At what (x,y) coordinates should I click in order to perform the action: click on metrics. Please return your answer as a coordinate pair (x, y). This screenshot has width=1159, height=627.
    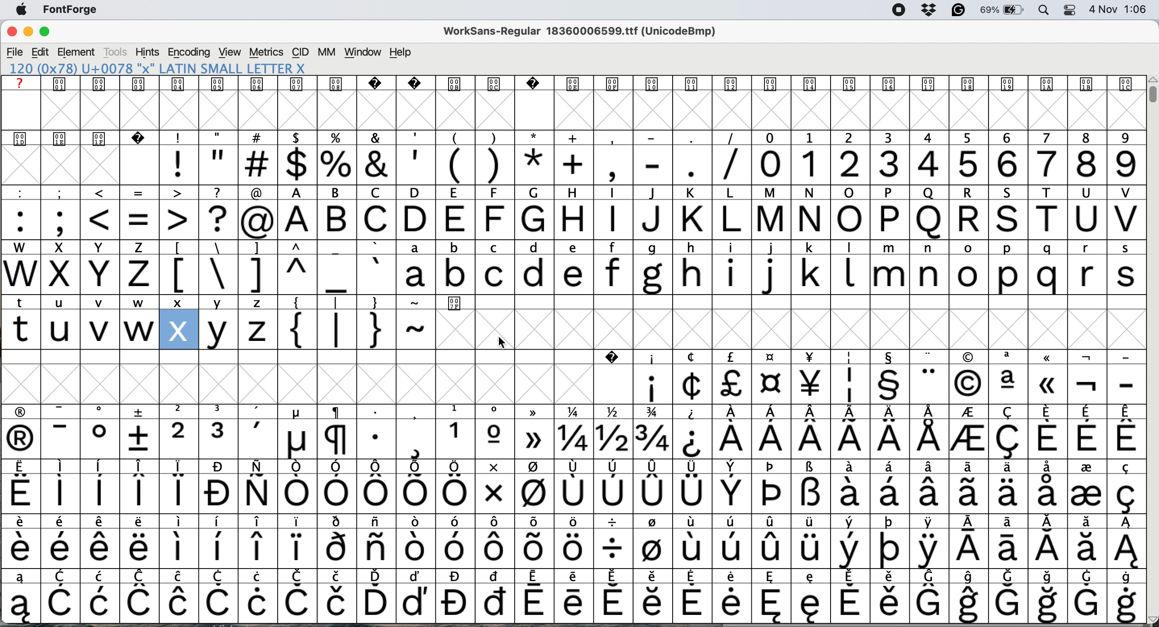
    Looking at the image, I should click on (267, 53).